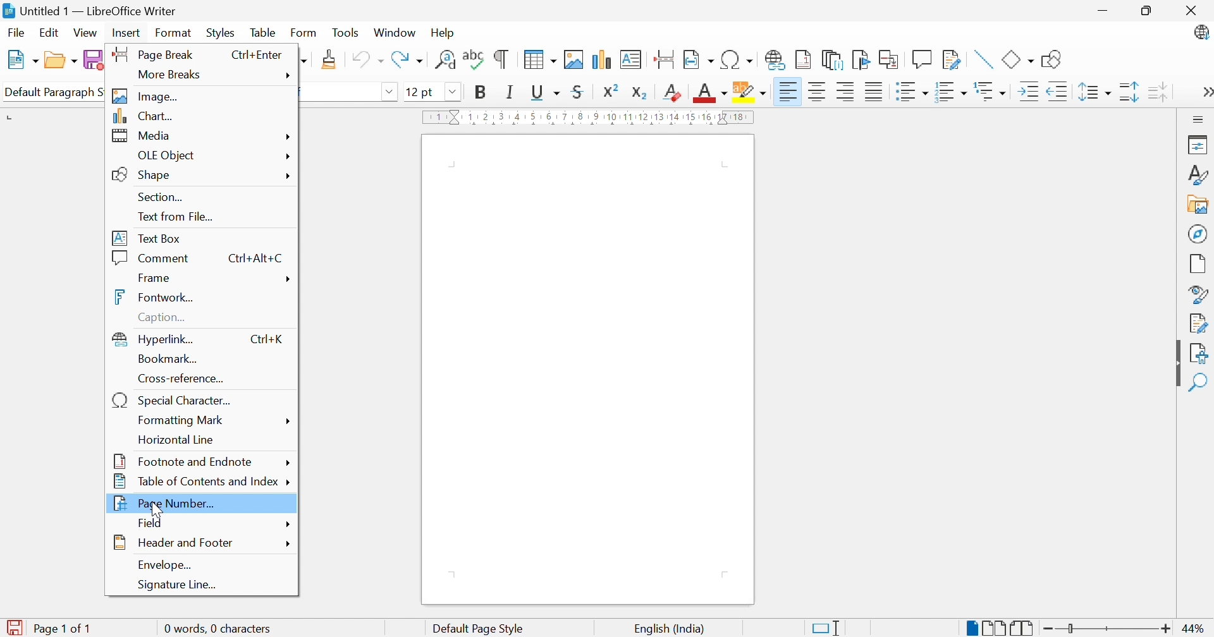  Describe the element at coordinates (974, 628) in the screenshot. I see `Single-page view` at that location.